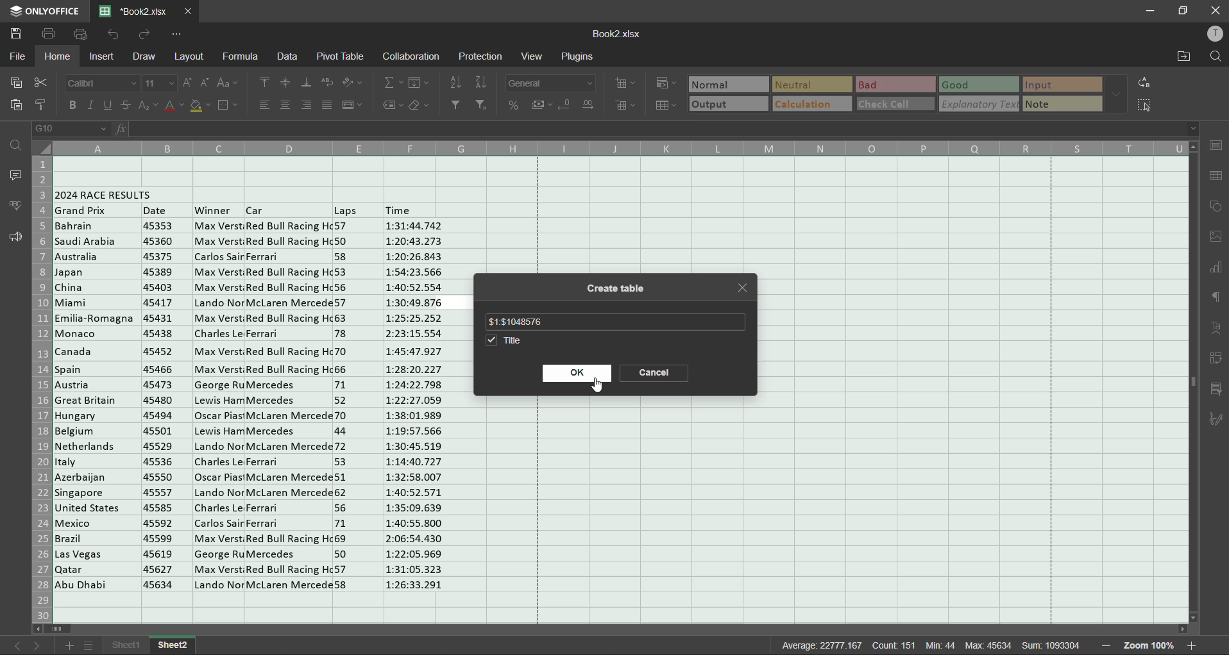 The height and width of the screenshot is (655, 1229). Describe the element at coordinates (1214, 179) in the screenshot. I see `table` at that location.